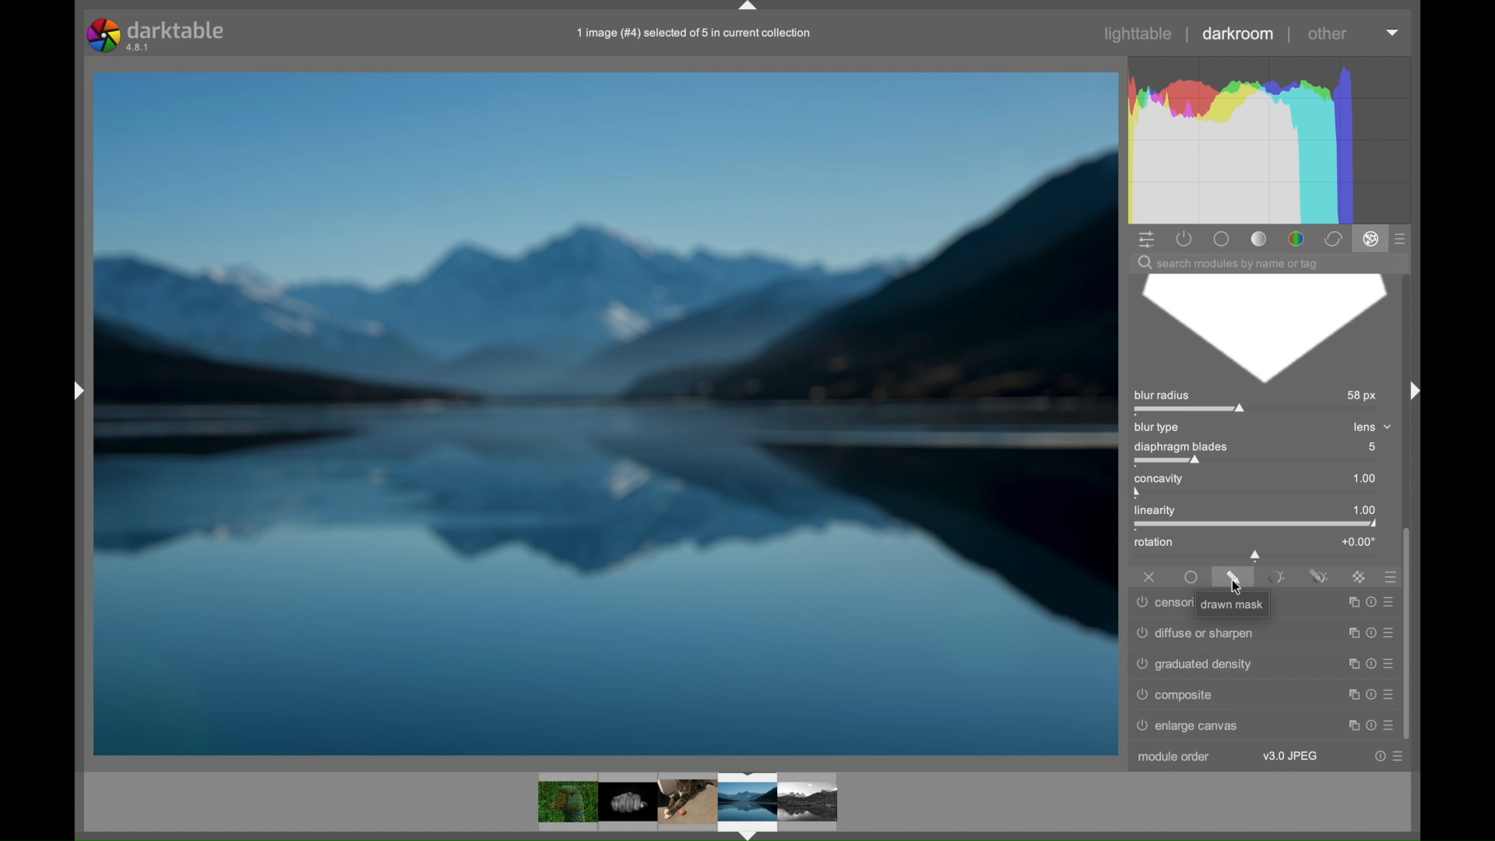 This screenshot has width=1495, height=841. What do you see at coordinates (1391, 599) in the screenshot?
I see `more options` at bounding box center [1391, 599].